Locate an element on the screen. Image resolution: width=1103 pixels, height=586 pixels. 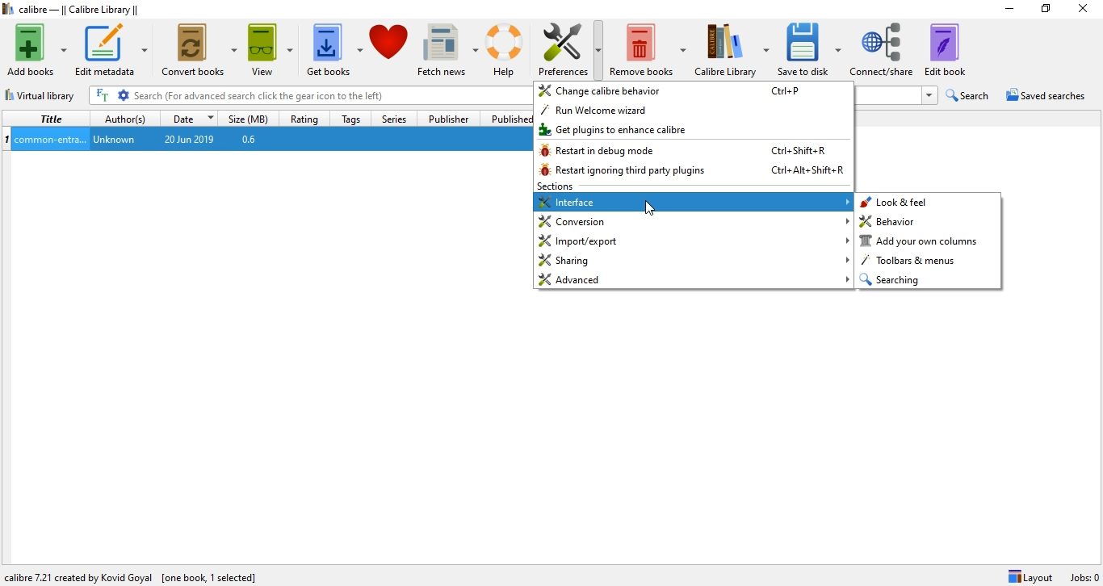
Configure calibre is located at coordinates (133, 574).